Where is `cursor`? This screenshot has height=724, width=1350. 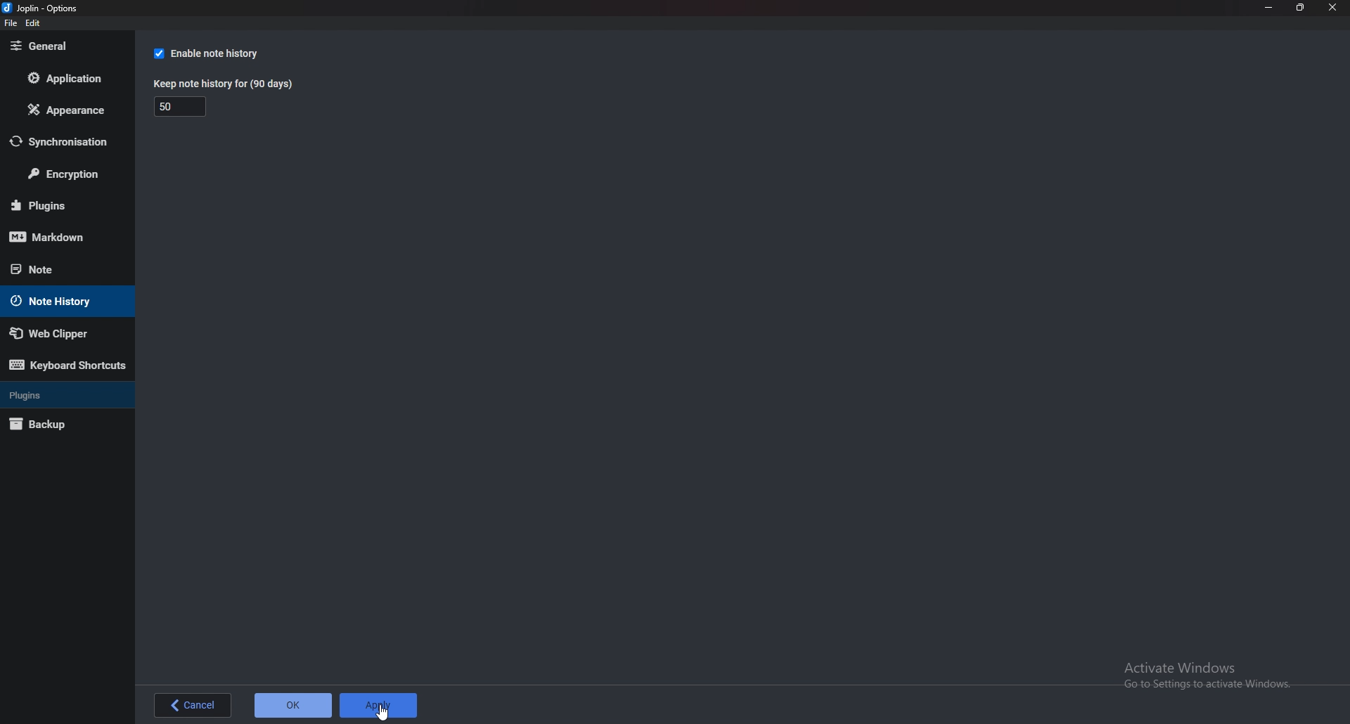
cursor is located at coordinates (385, 711).